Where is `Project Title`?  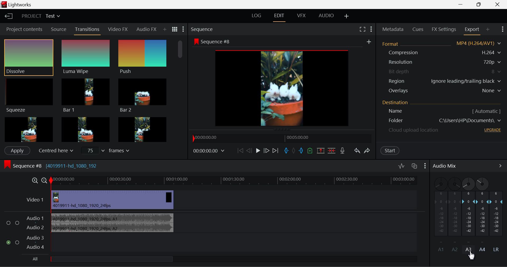 Project Title is located at coordinates (40, 16).